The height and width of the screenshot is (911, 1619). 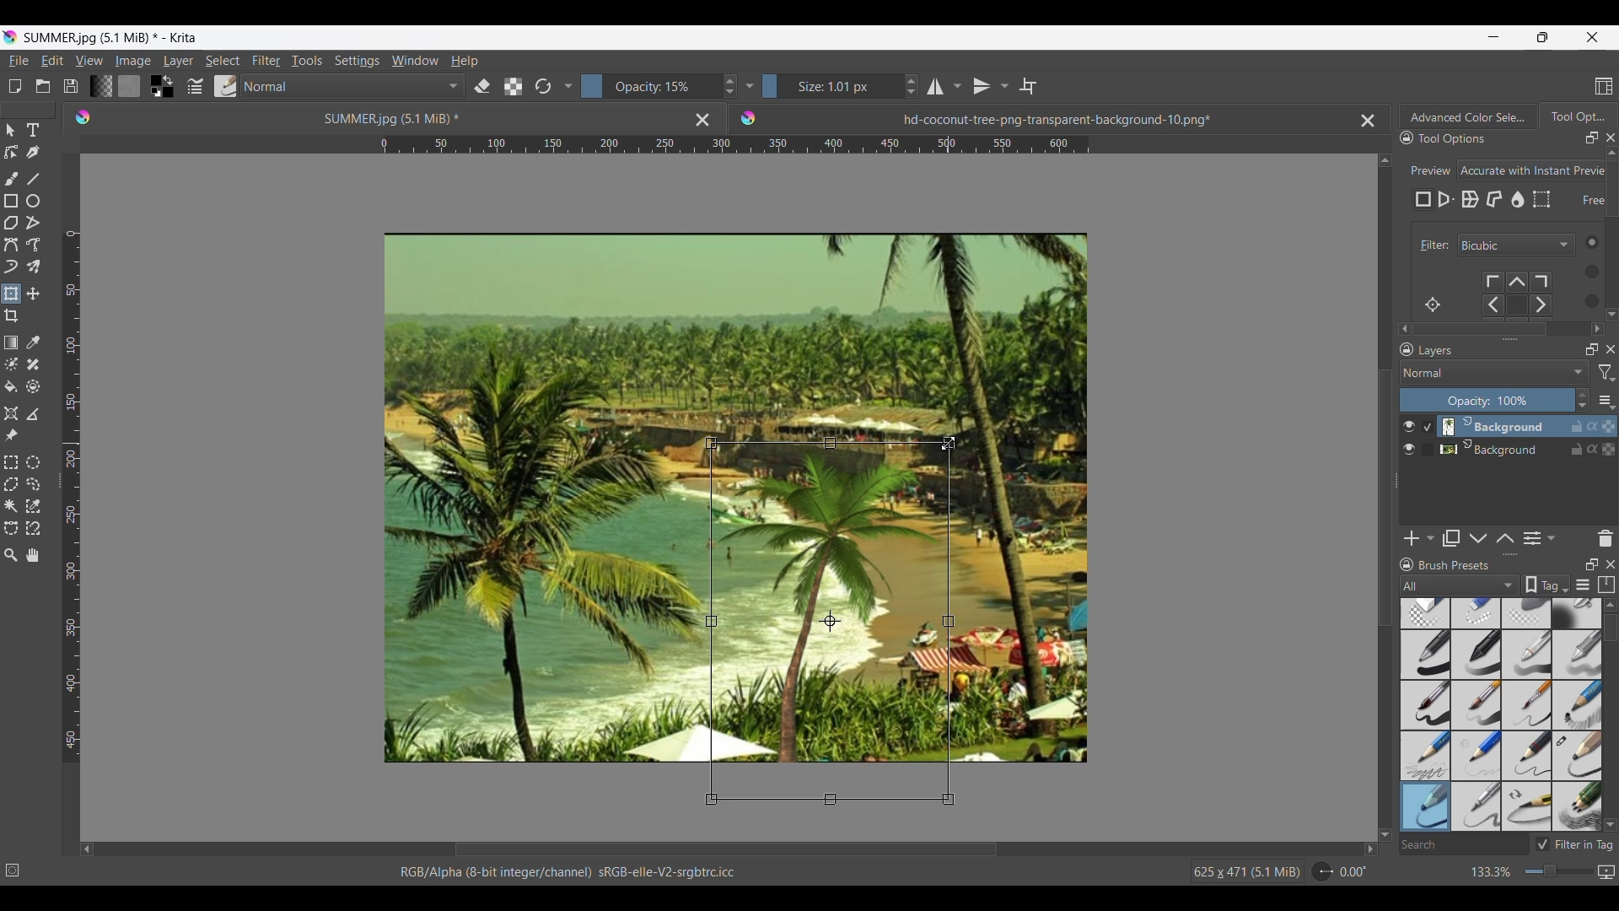 What do you see at coordinates (33, 413) in the screenshot?
I see `Measure the distance between two points` at bounding box center [33, 413].